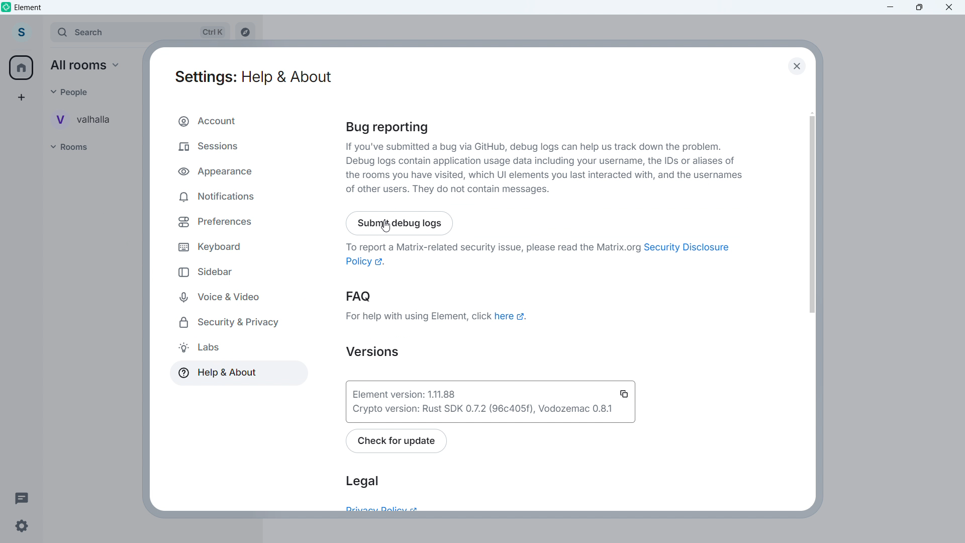 This screenshot has height=543, width=965. I want to click on Security disclosure, so click(685, 247).